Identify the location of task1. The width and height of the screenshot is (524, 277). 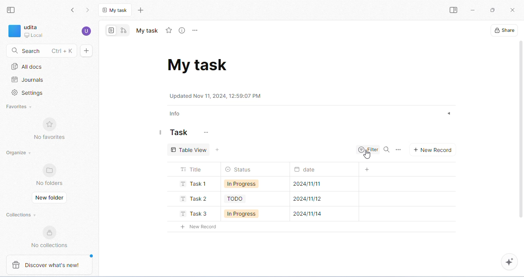
(193, 183).